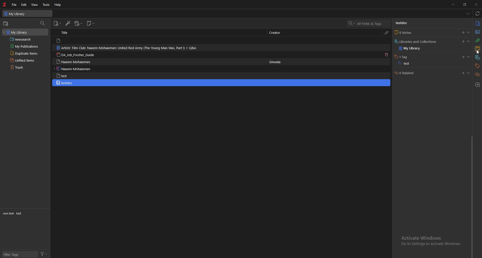 Image resolution: width=482 pixels, height=258 pixels. Describe the element at coordinates (463, 73) in the screenshot. I see `add related` at that location.